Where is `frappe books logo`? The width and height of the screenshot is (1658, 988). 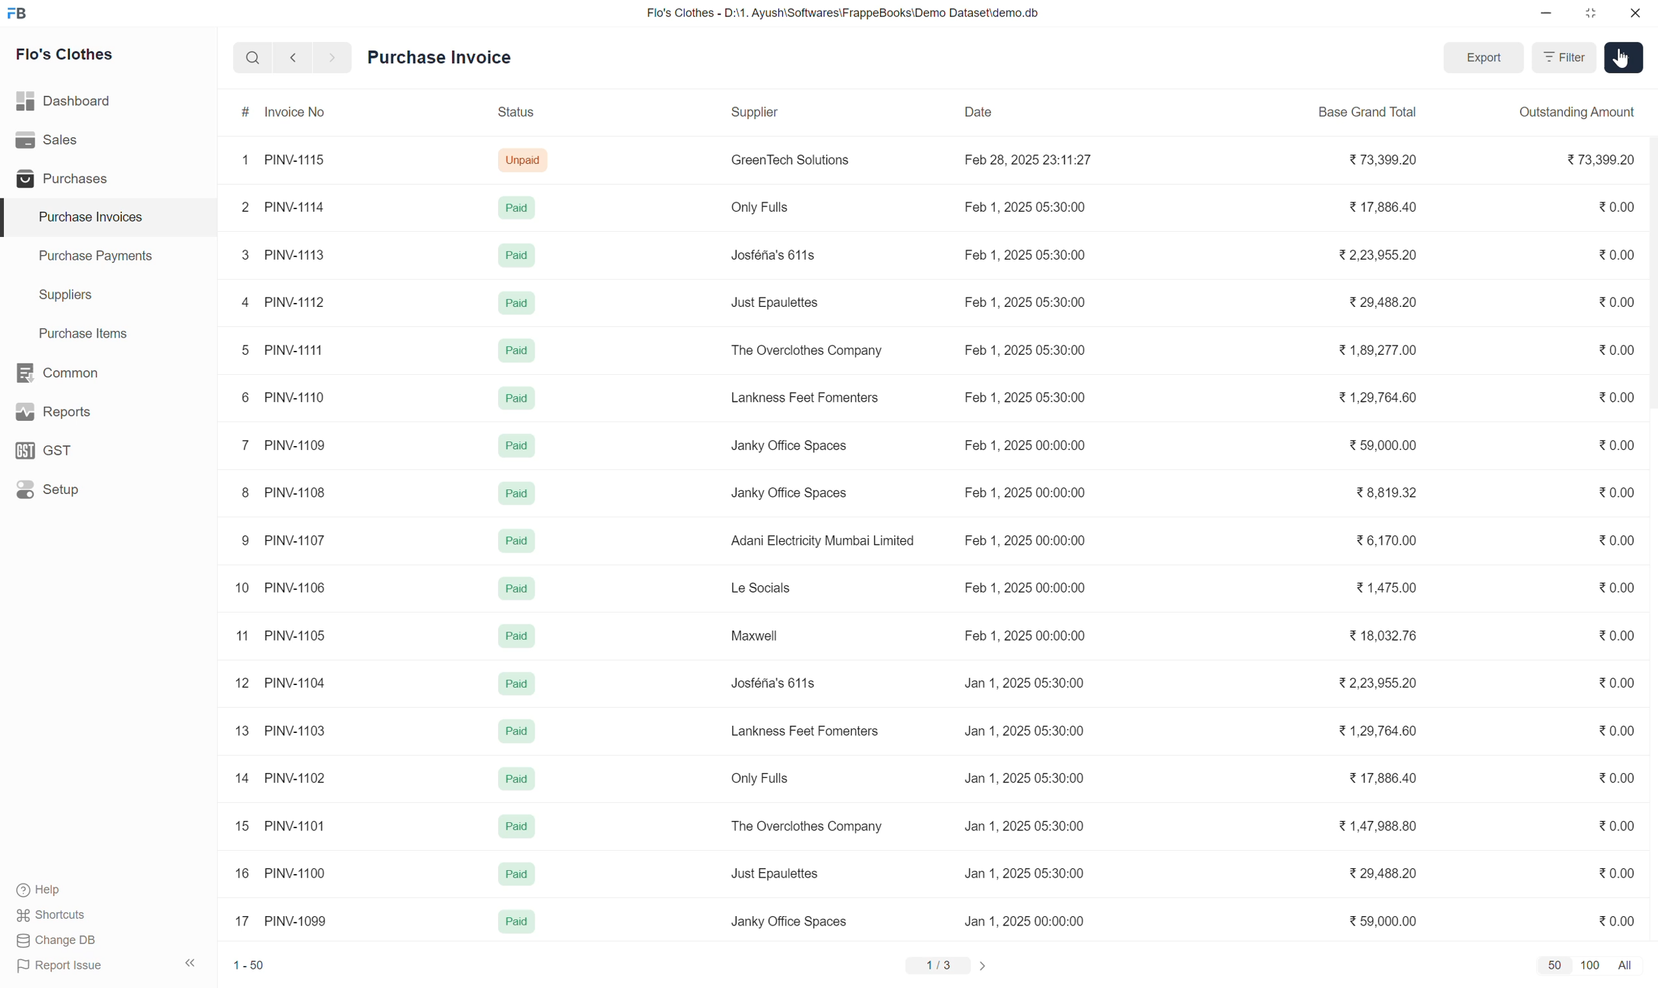 frappe books logo is located at coordinates (20, 13).